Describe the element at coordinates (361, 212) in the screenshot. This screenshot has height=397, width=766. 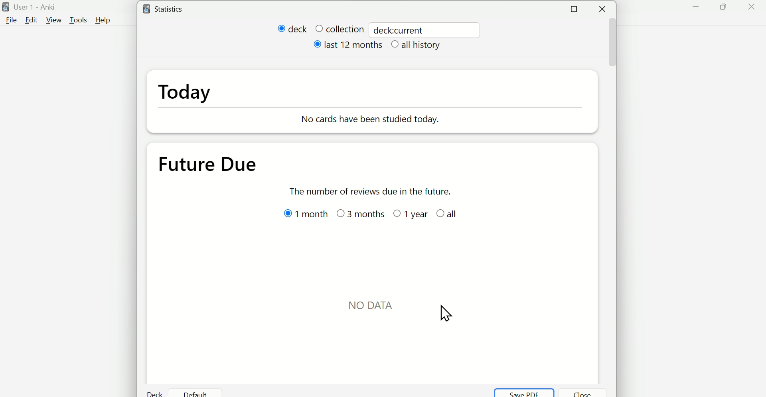
I see `3 month` at that location.